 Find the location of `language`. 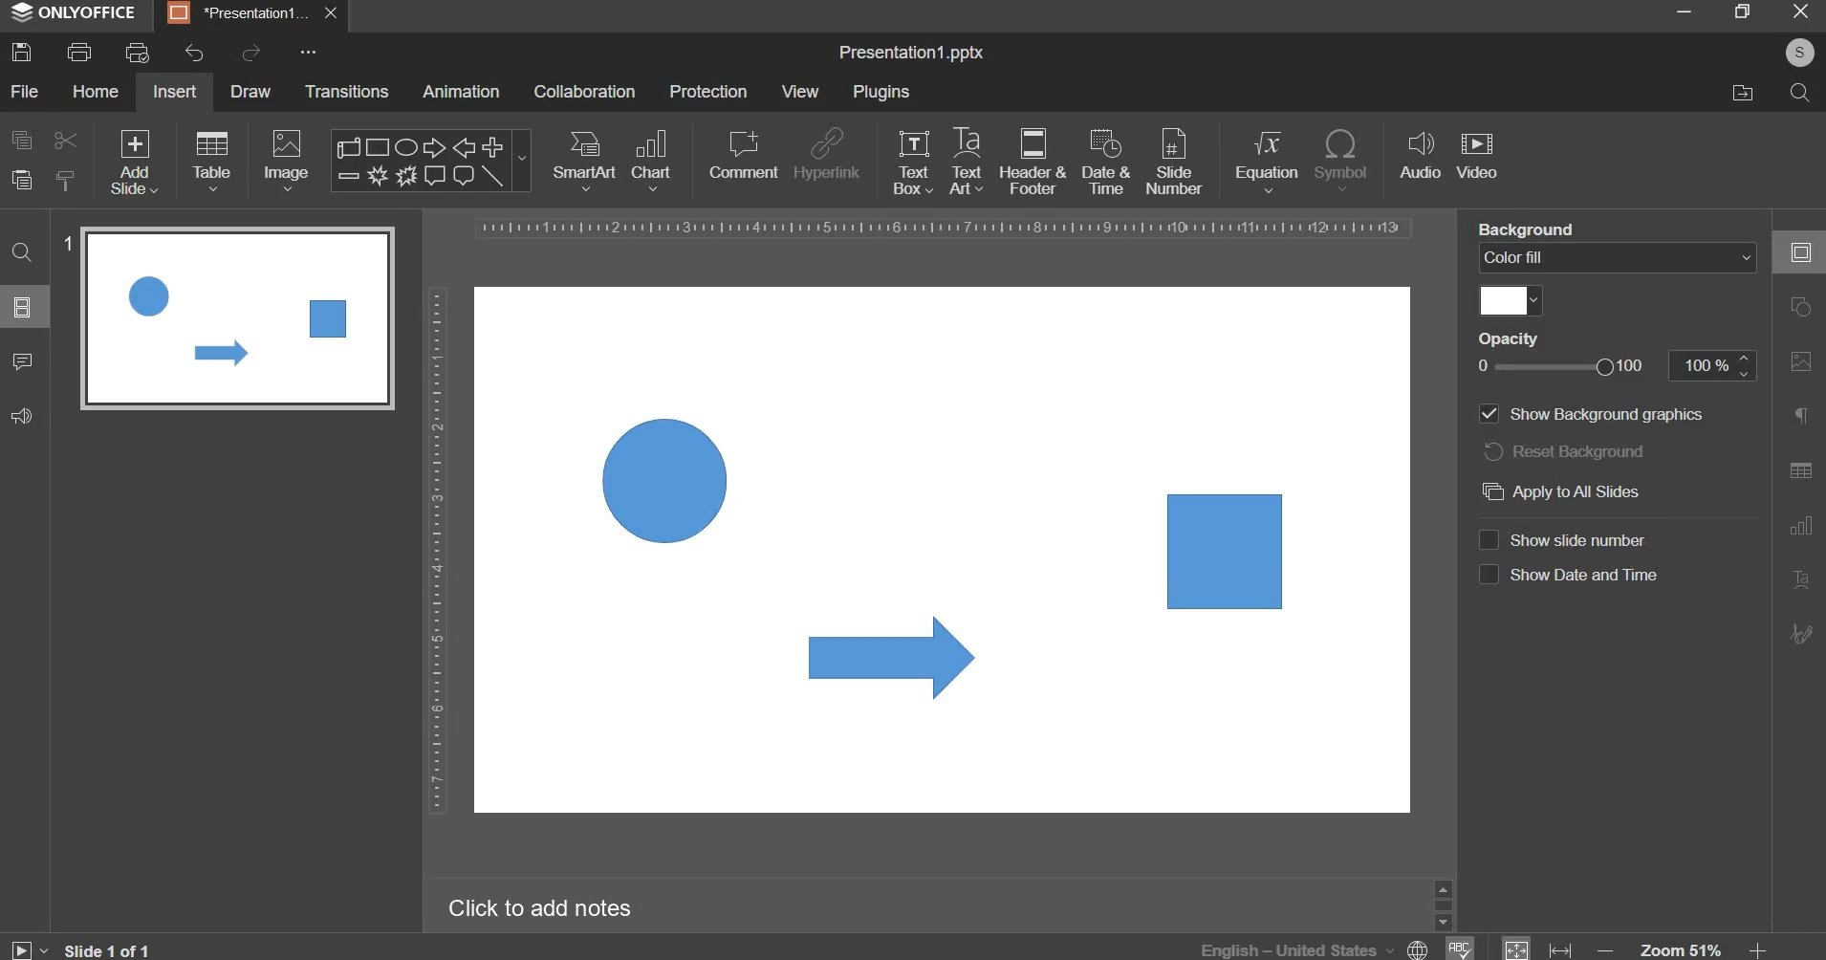

language is located at coordinates (1458, 947).